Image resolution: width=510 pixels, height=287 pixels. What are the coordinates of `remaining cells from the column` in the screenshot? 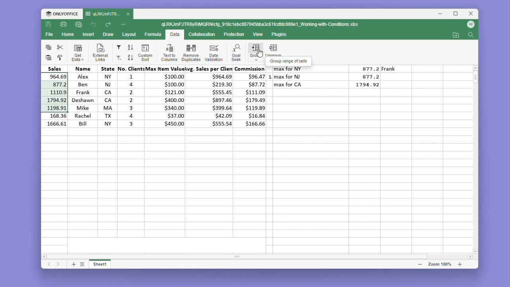 It's located at (56, 121).